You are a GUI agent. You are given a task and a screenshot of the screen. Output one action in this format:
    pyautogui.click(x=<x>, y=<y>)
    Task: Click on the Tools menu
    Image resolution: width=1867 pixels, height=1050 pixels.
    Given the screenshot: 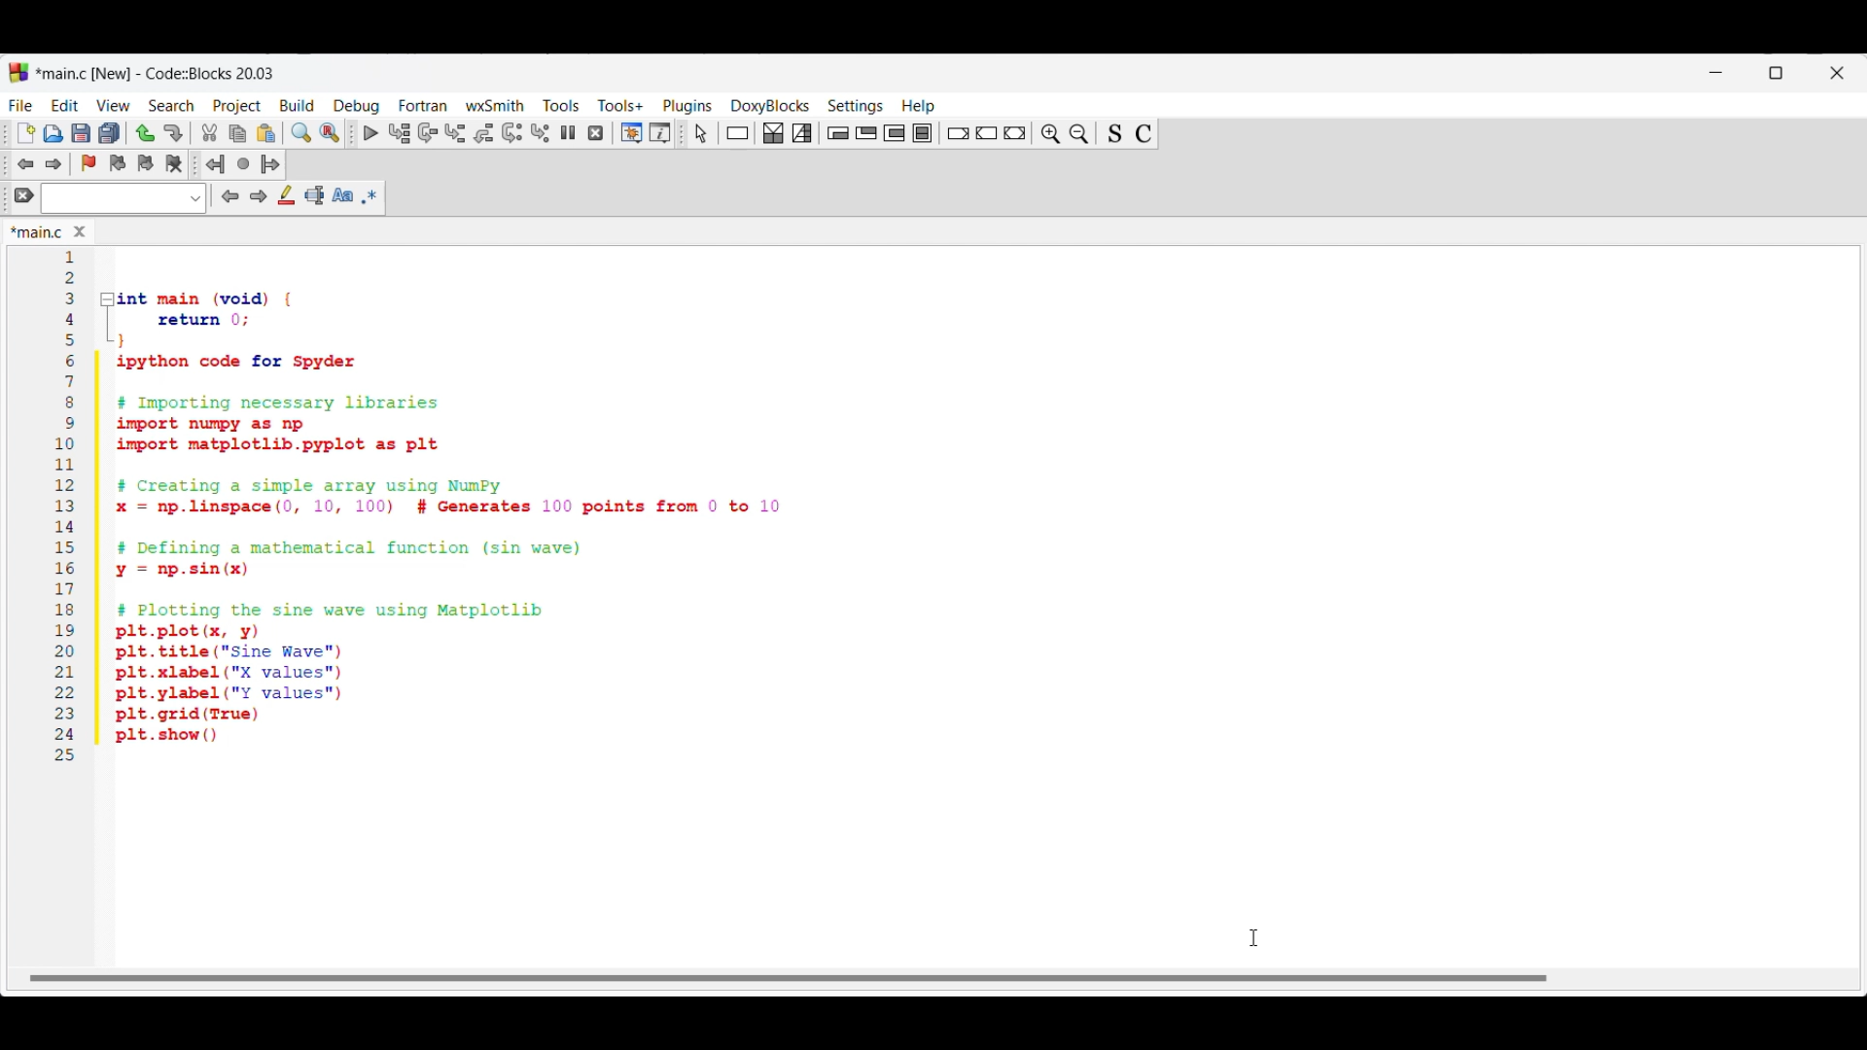 What is the action you would take?
    pyautogui.click(x=561, y=105)
    